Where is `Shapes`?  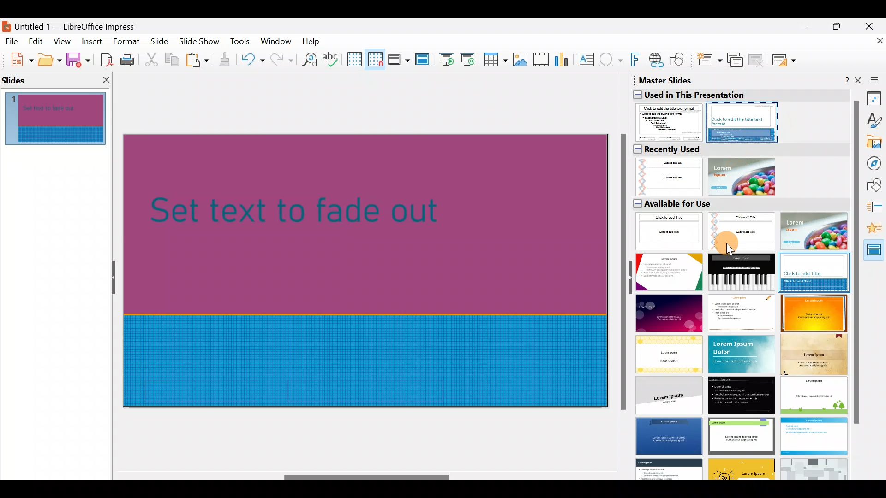 Shapes is located at coordinates (875, 185).